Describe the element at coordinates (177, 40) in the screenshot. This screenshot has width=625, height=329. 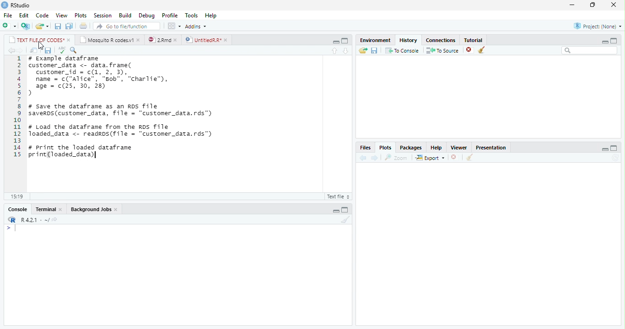
I see `close` at that location.